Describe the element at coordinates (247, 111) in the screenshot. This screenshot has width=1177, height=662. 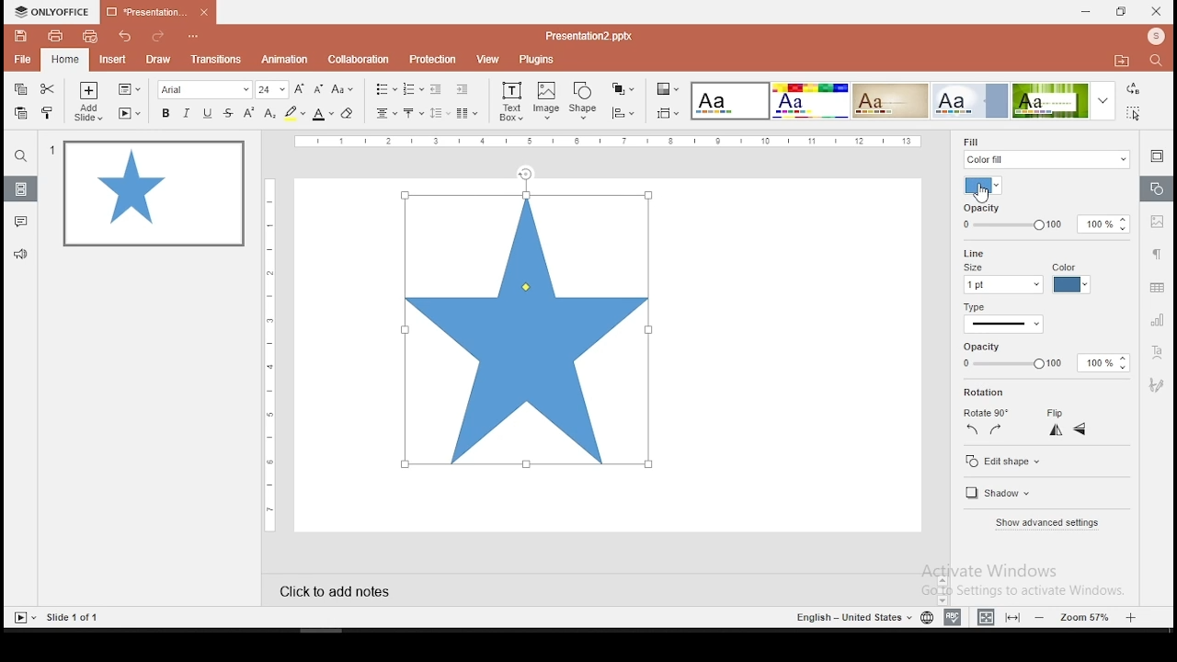
I see `superscript` at that location.